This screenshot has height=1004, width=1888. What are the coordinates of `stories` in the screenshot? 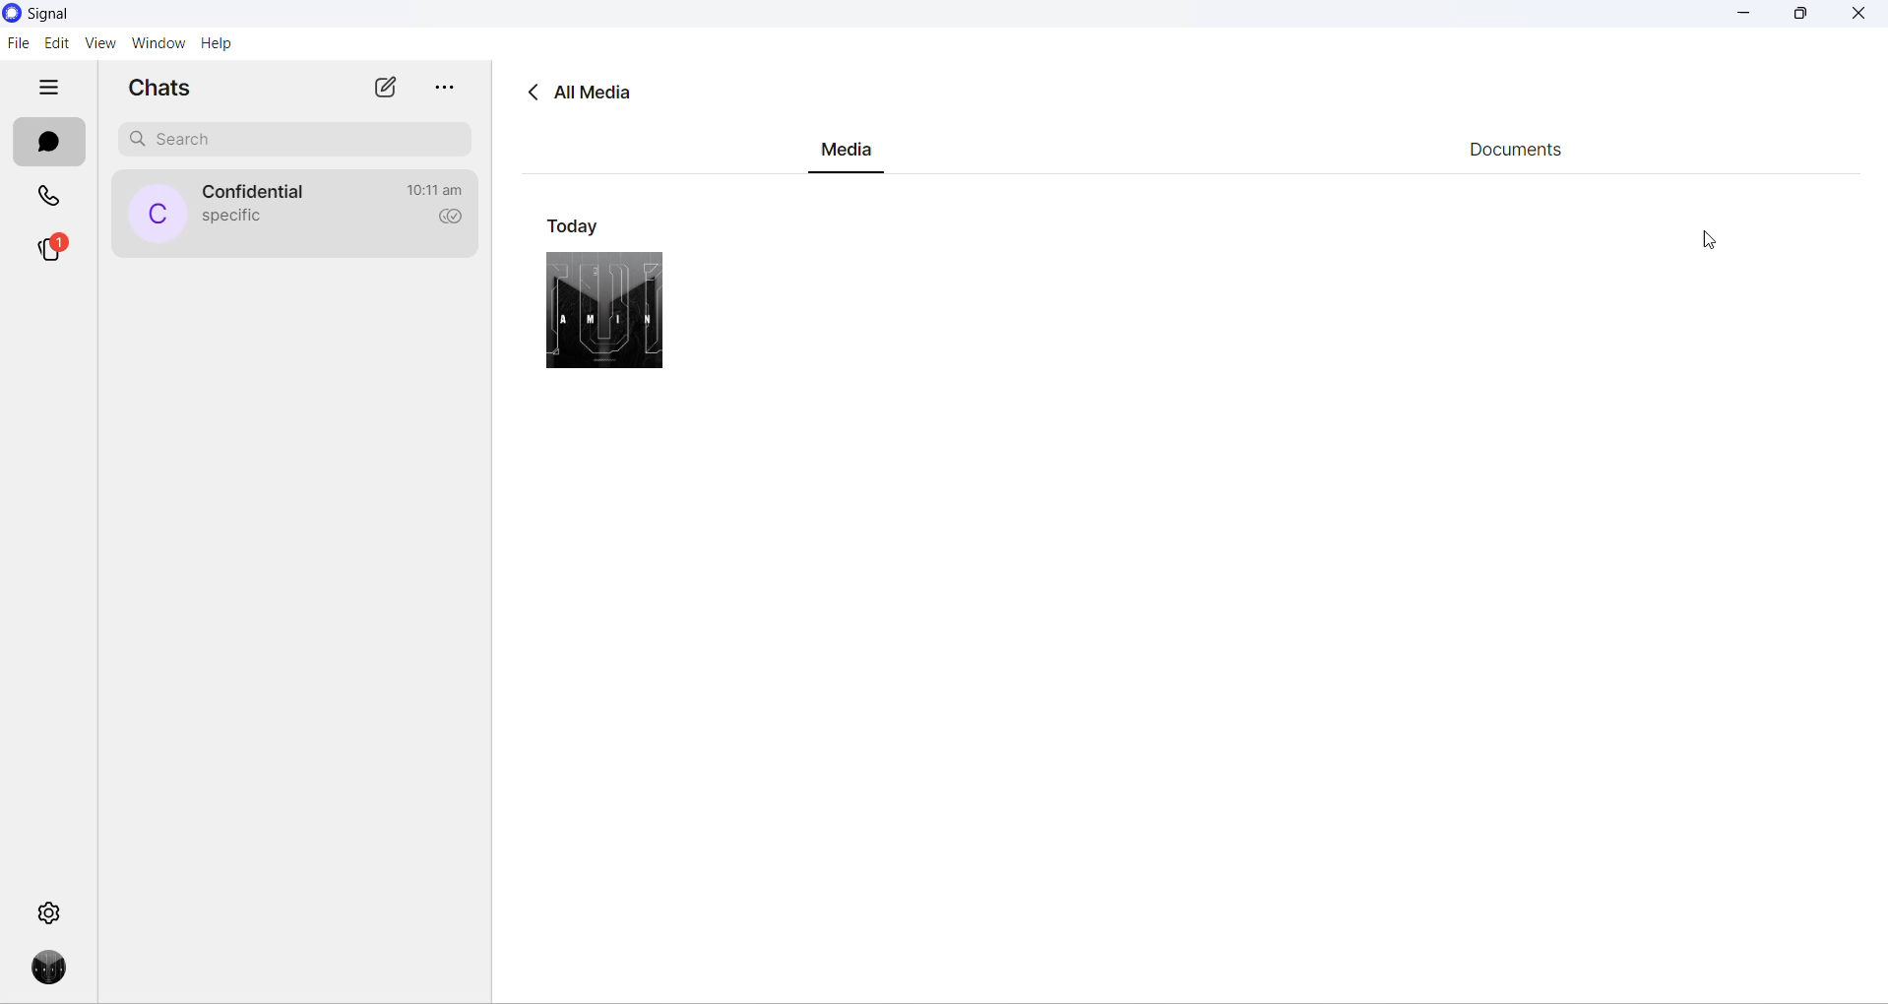 It's located at (52, 255).